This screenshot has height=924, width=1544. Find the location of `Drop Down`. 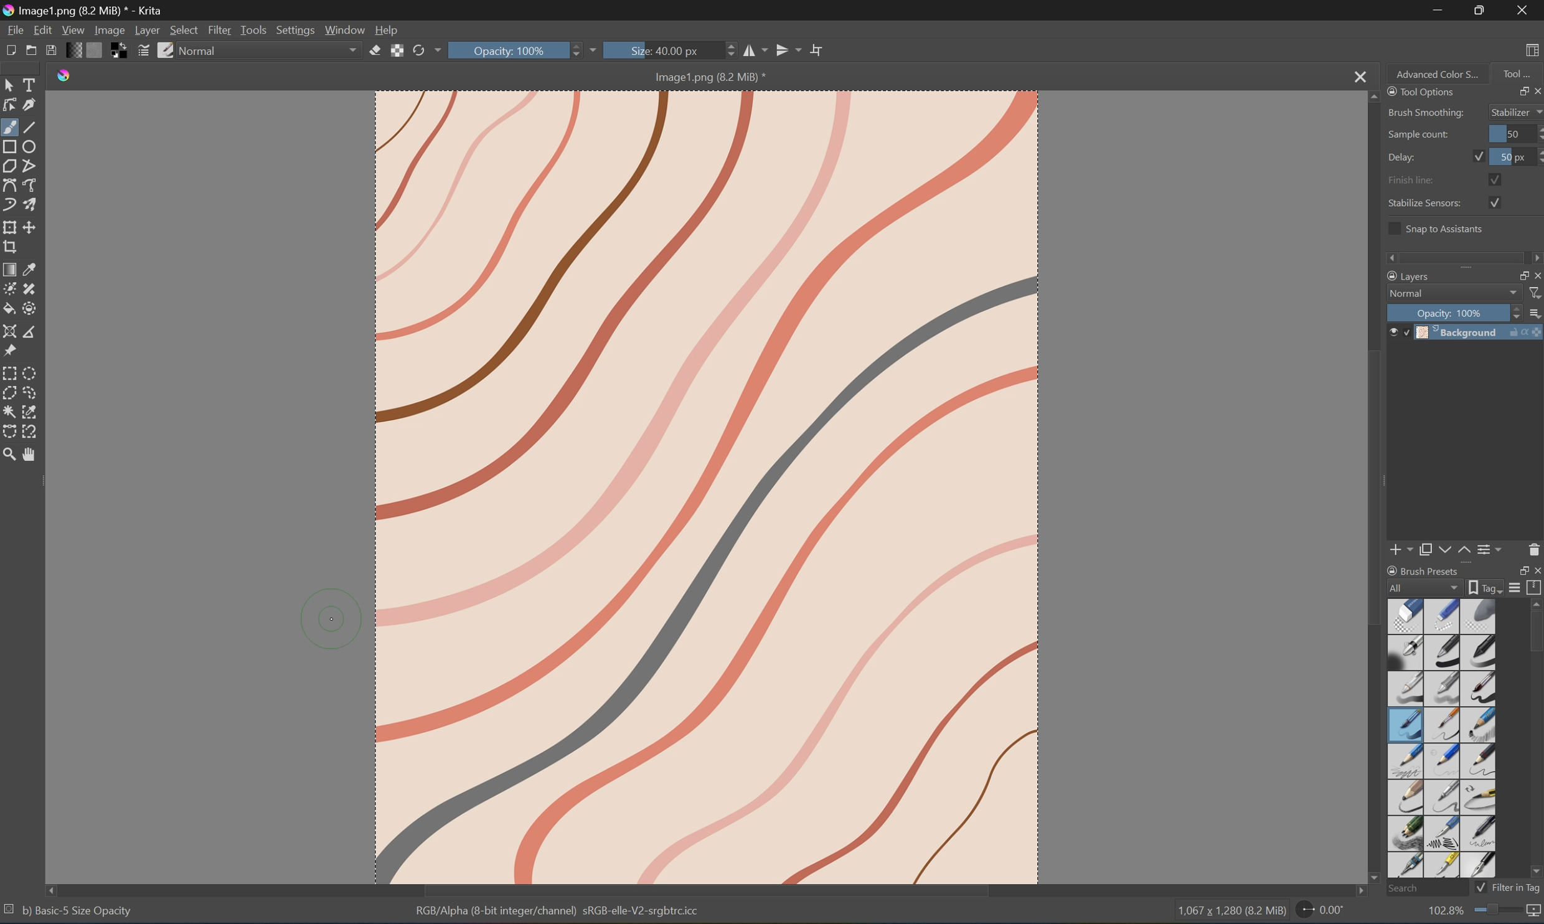

Drop Down is located at coordinates (354, 51).